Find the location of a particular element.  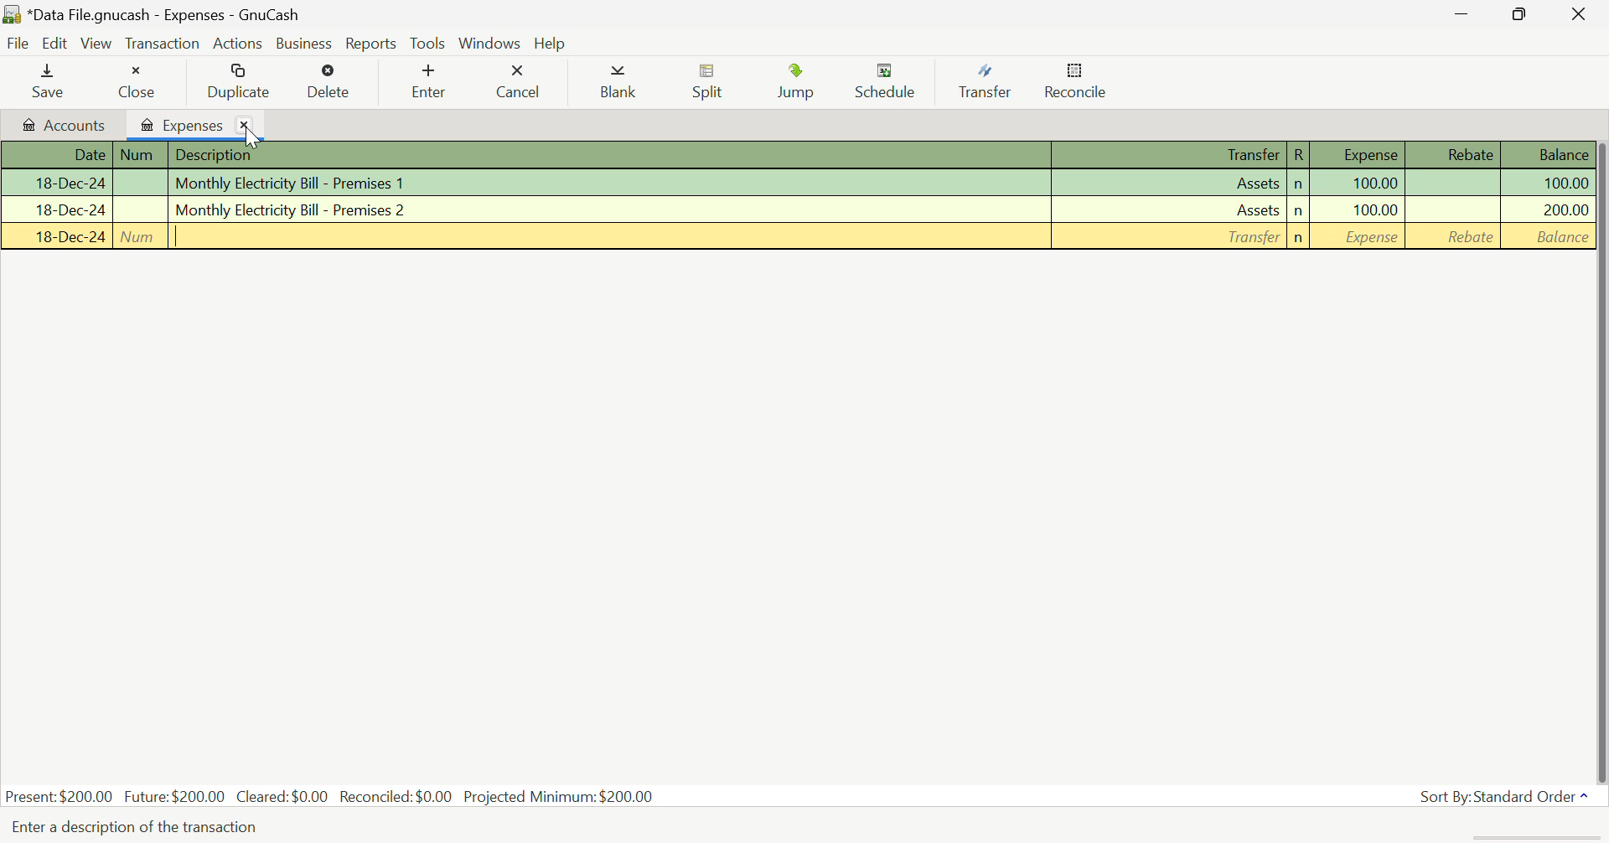

Duplicate is located at coordinates (235, 82).